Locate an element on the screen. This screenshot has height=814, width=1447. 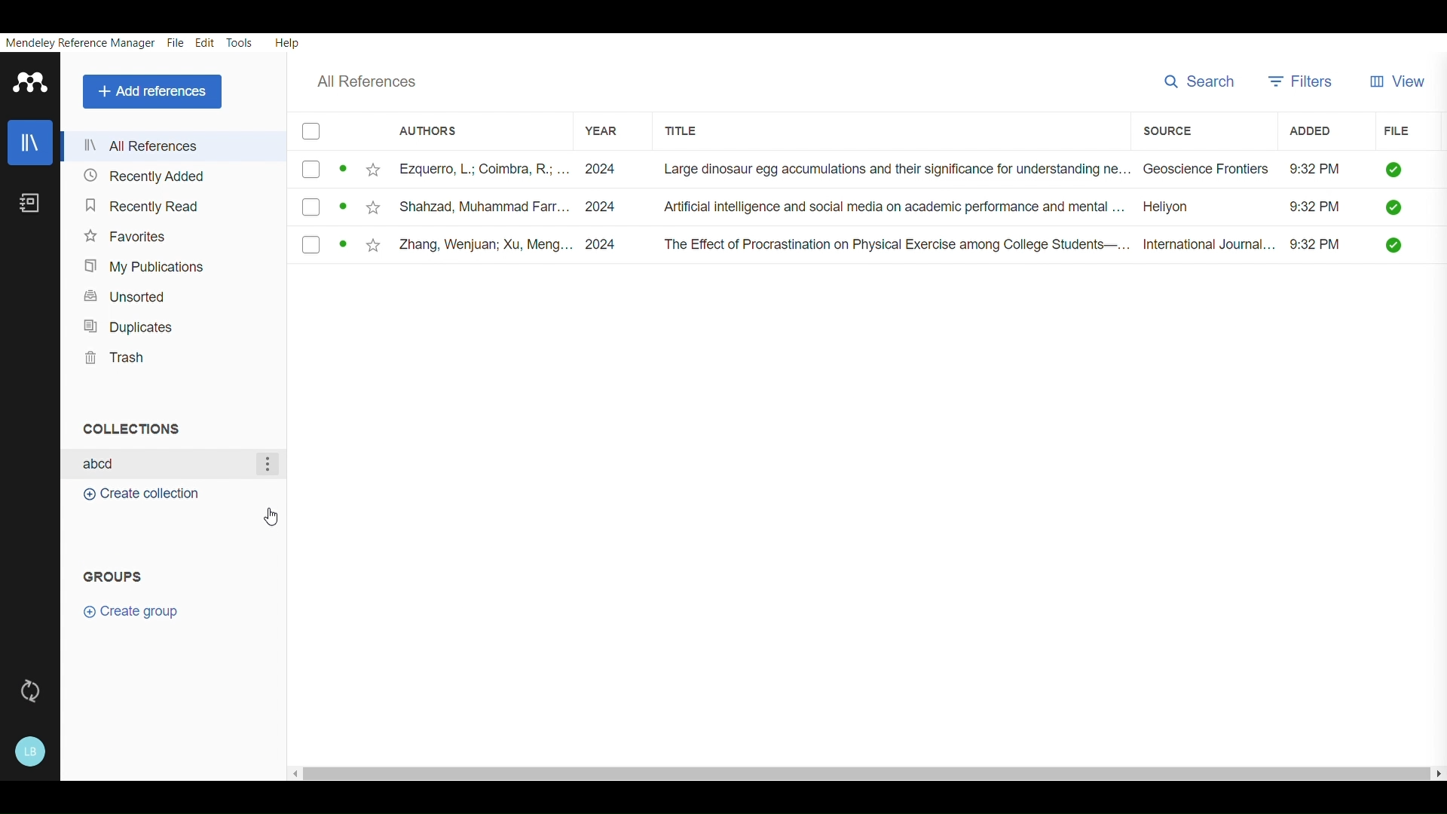
checkbox is located at coordinates (311, 131).